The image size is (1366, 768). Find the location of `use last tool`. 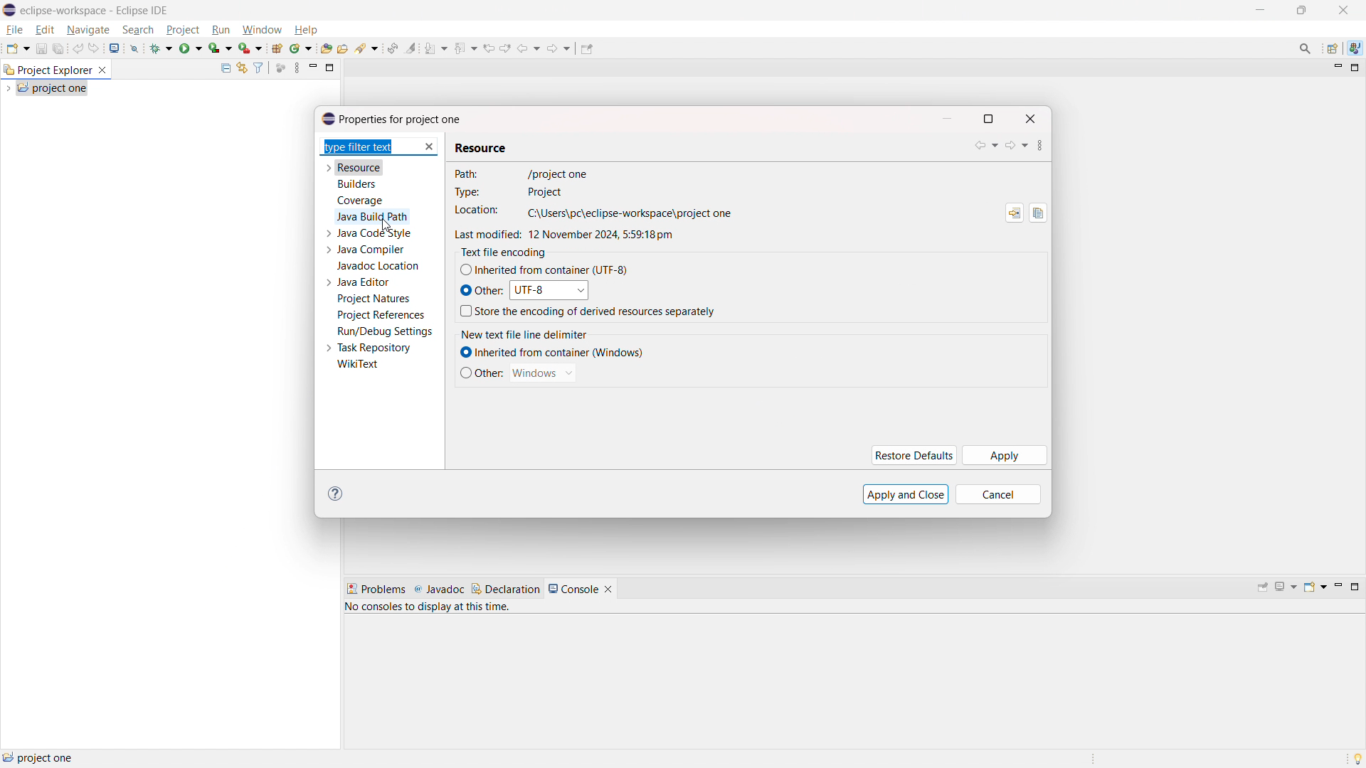

use last tool is located at coordinates (250, 48).